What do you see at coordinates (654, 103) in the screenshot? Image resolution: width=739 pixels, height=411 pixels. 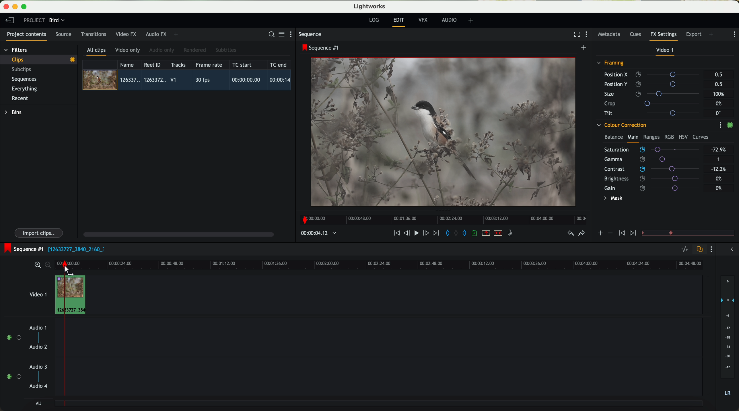 I see `crop` at bounding box center [654, 103].